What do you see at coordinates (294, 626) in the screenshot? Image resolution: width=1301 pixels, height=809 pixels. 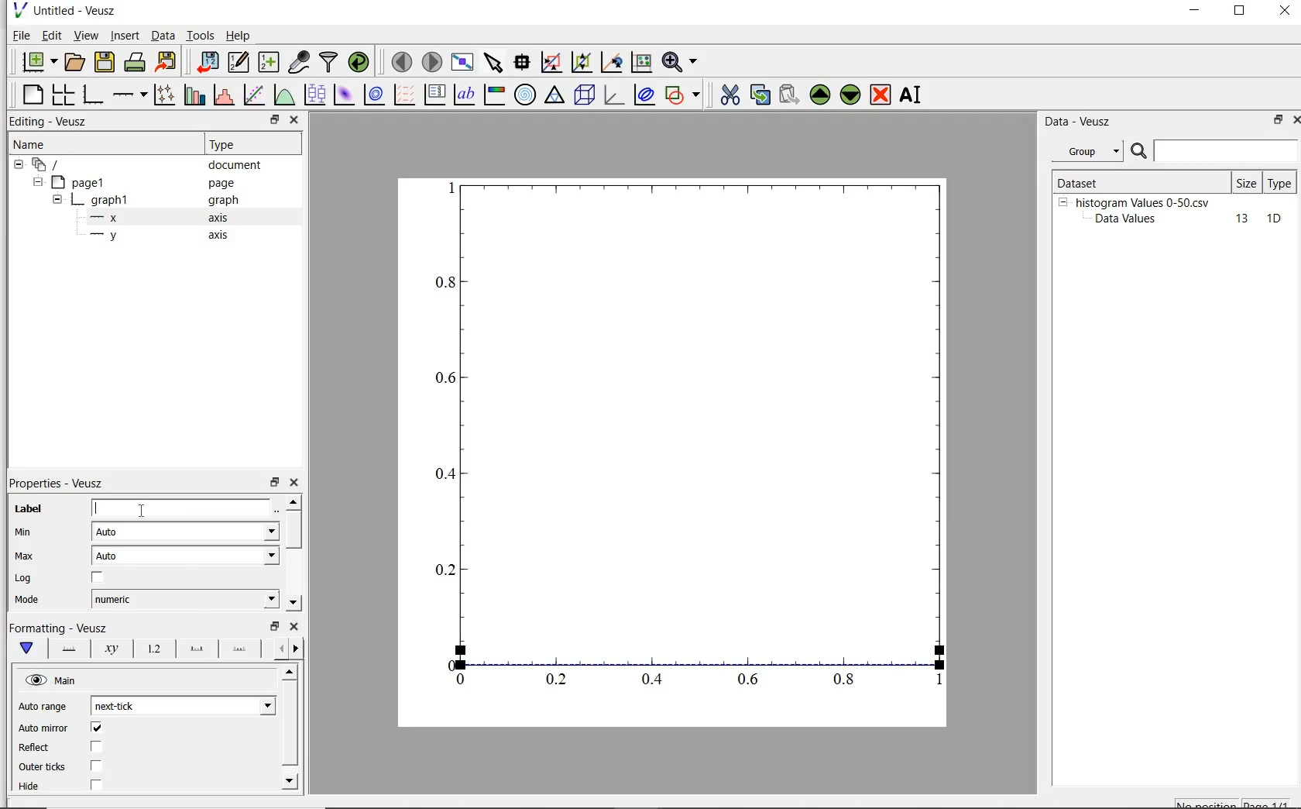 I see `close` at bounding box center [294, 626].